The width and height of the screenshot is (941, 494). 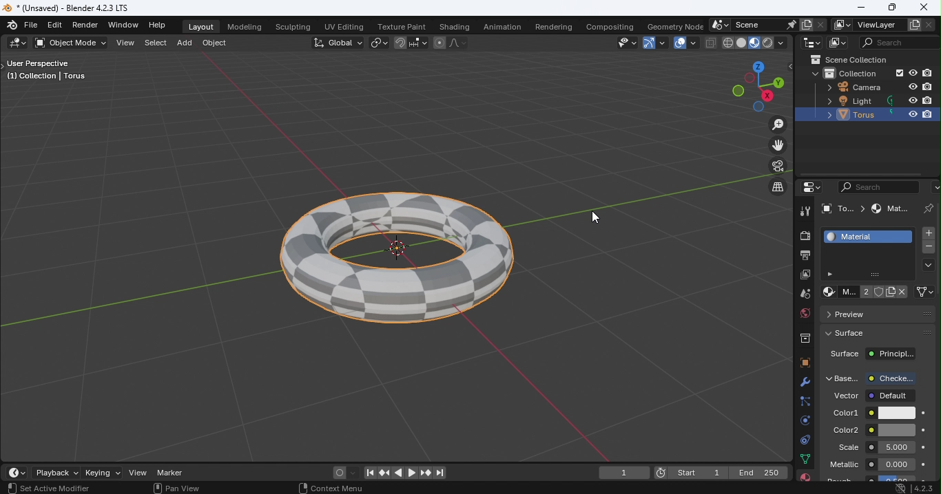 What do you see at coordinates (928, 233) in the screenshot?
I see `Add material slot` at bounding box center [928, 233].